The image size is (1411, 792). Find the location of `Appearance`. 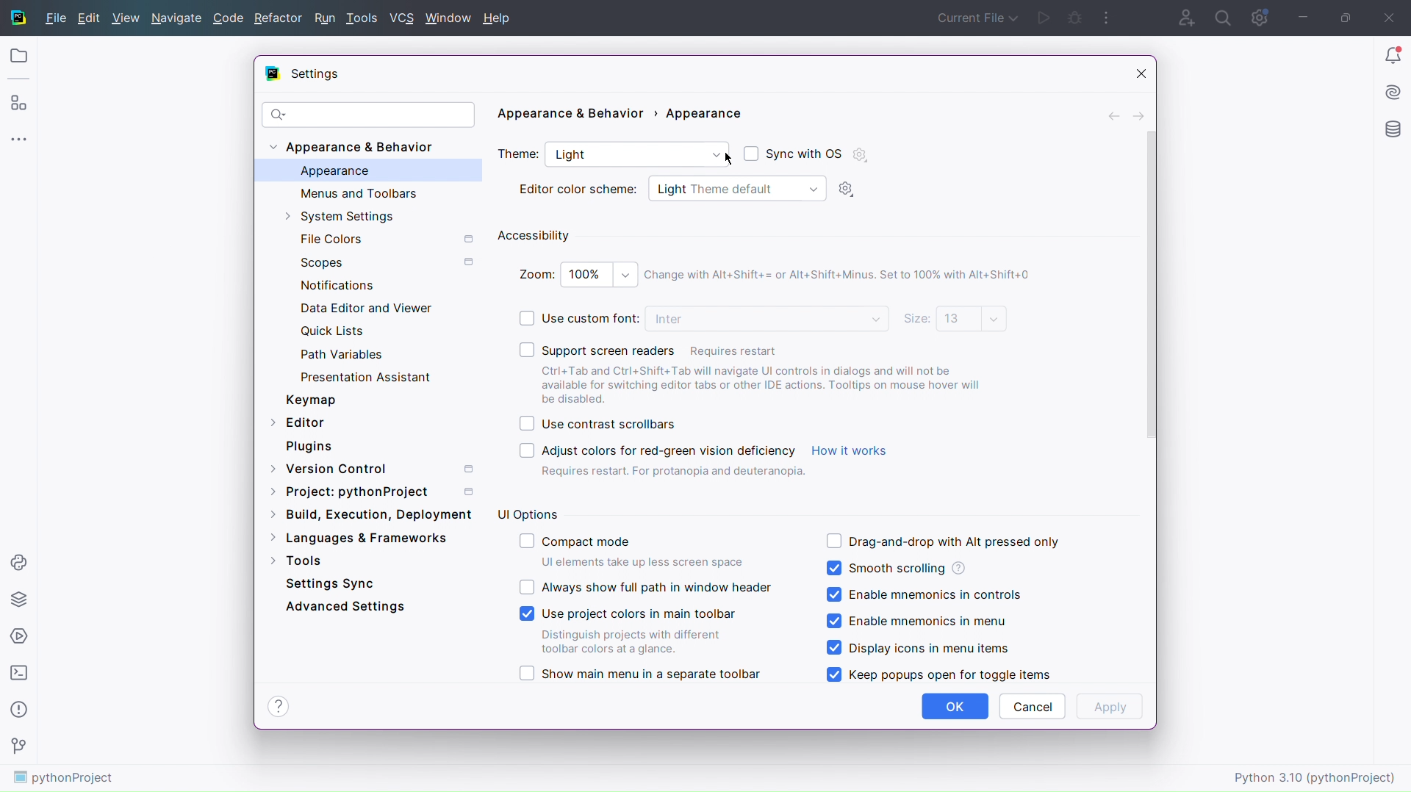

Appearance is located at coordinates (334, 171).